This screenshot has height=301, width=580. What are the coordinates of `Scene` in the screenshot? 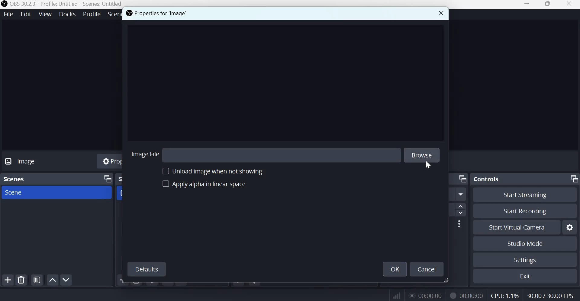 It's located at (18, 193).